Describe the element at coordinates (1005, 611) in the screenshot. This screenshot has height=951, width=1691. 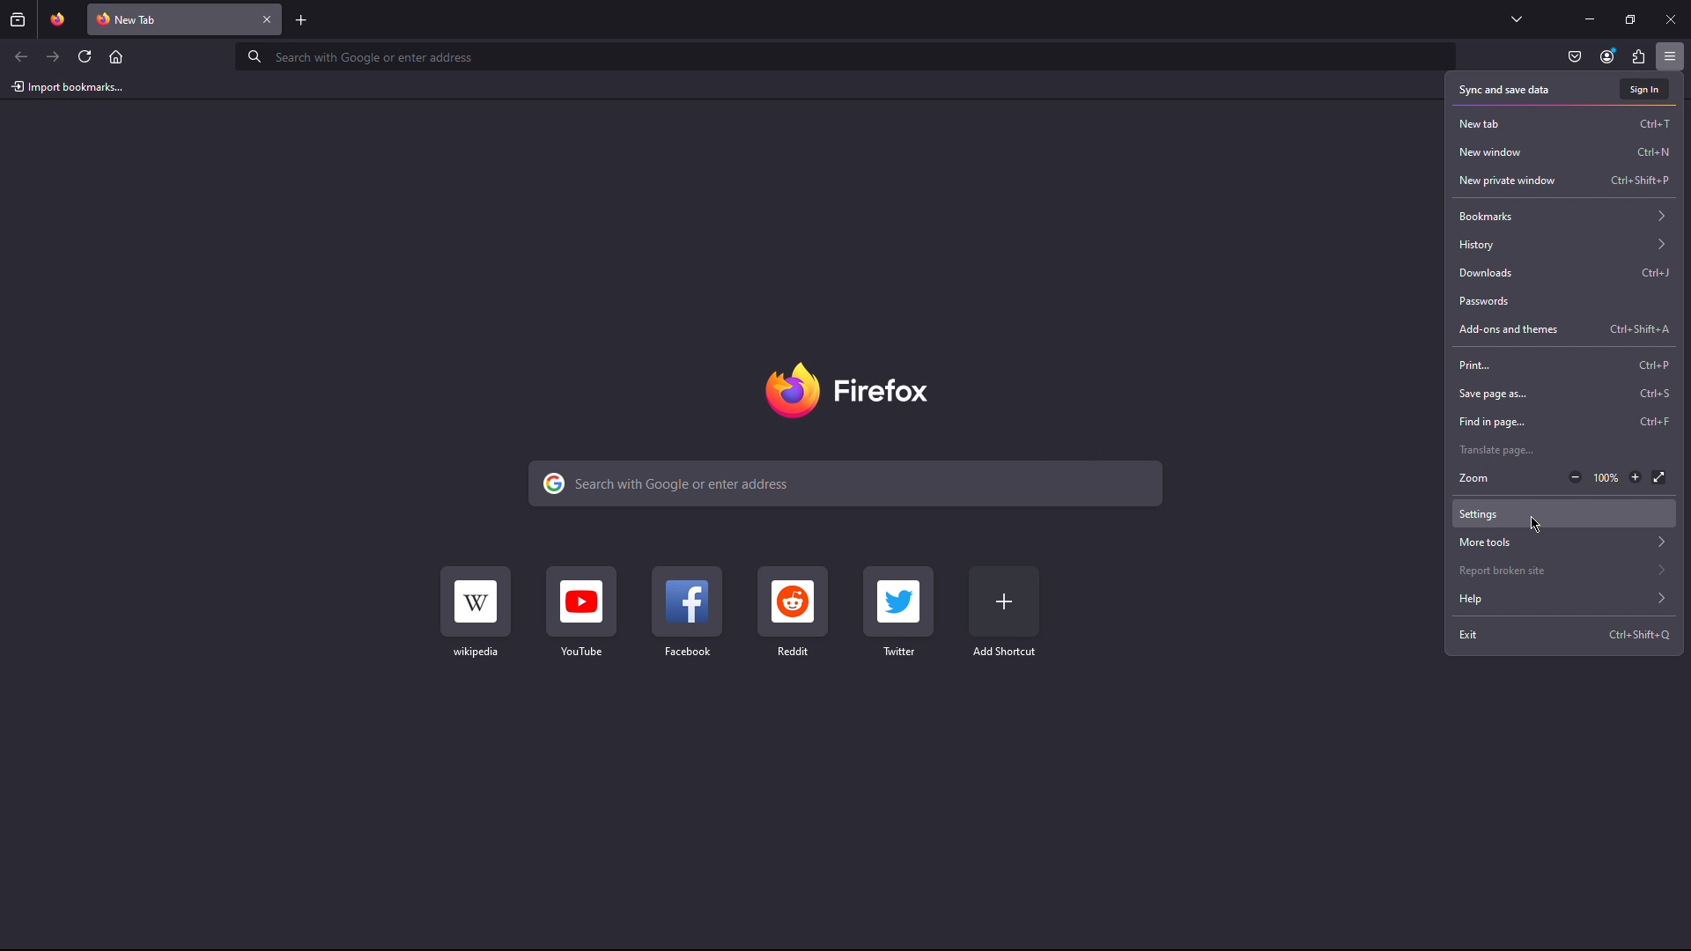
I see `Add Shortcut` at that location.